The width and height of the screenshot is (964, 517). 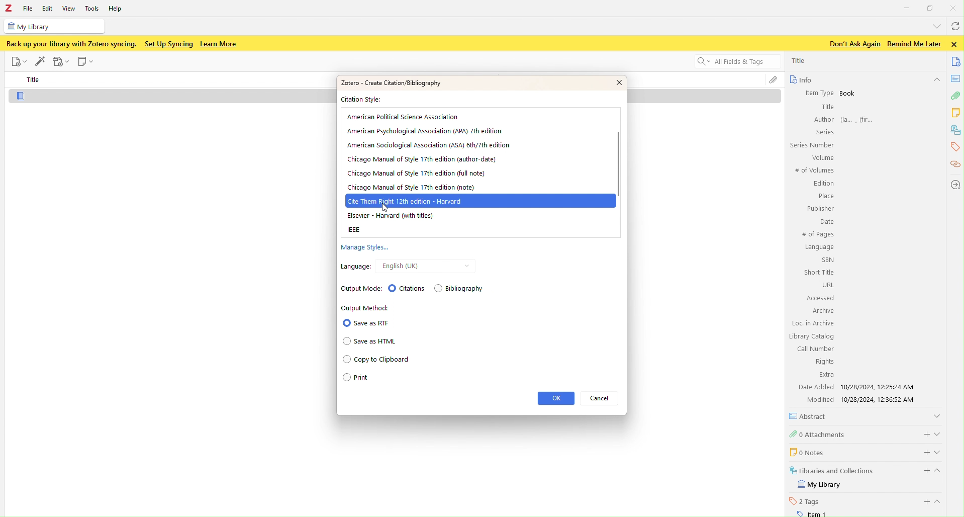 I want to click on Chicago Manual of Style 17th edition (note), so click(x=410, y=188).